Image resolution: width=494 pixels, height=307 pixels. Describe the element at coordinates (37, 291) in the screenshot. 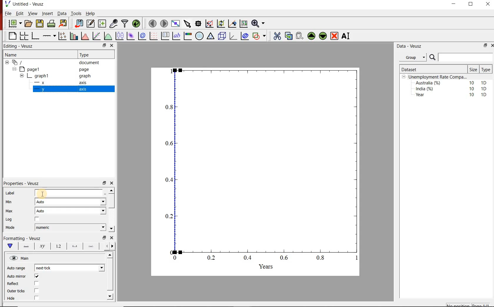

I see `checkbox` at that location.